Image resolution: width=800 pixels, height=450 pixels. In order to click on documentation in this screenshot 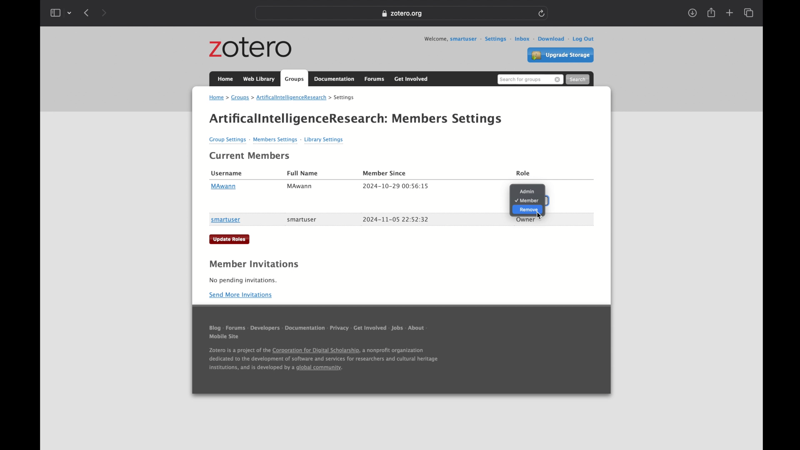, I will do `click(305, 330)`.